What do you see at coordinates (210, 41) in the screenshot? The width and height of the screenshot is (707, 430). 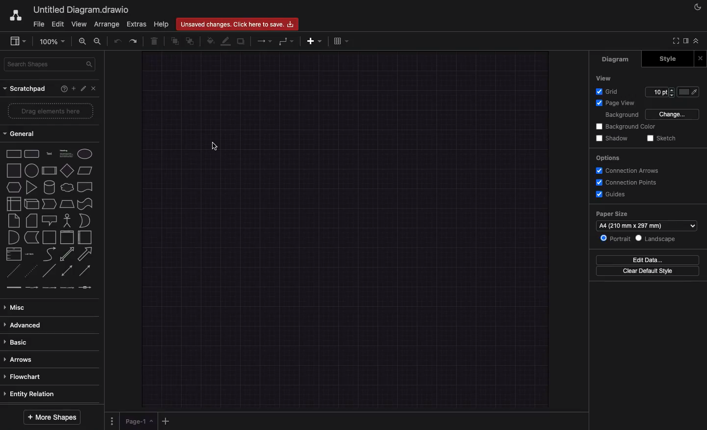 I see `Fill color` at bounding box center [210, 41].